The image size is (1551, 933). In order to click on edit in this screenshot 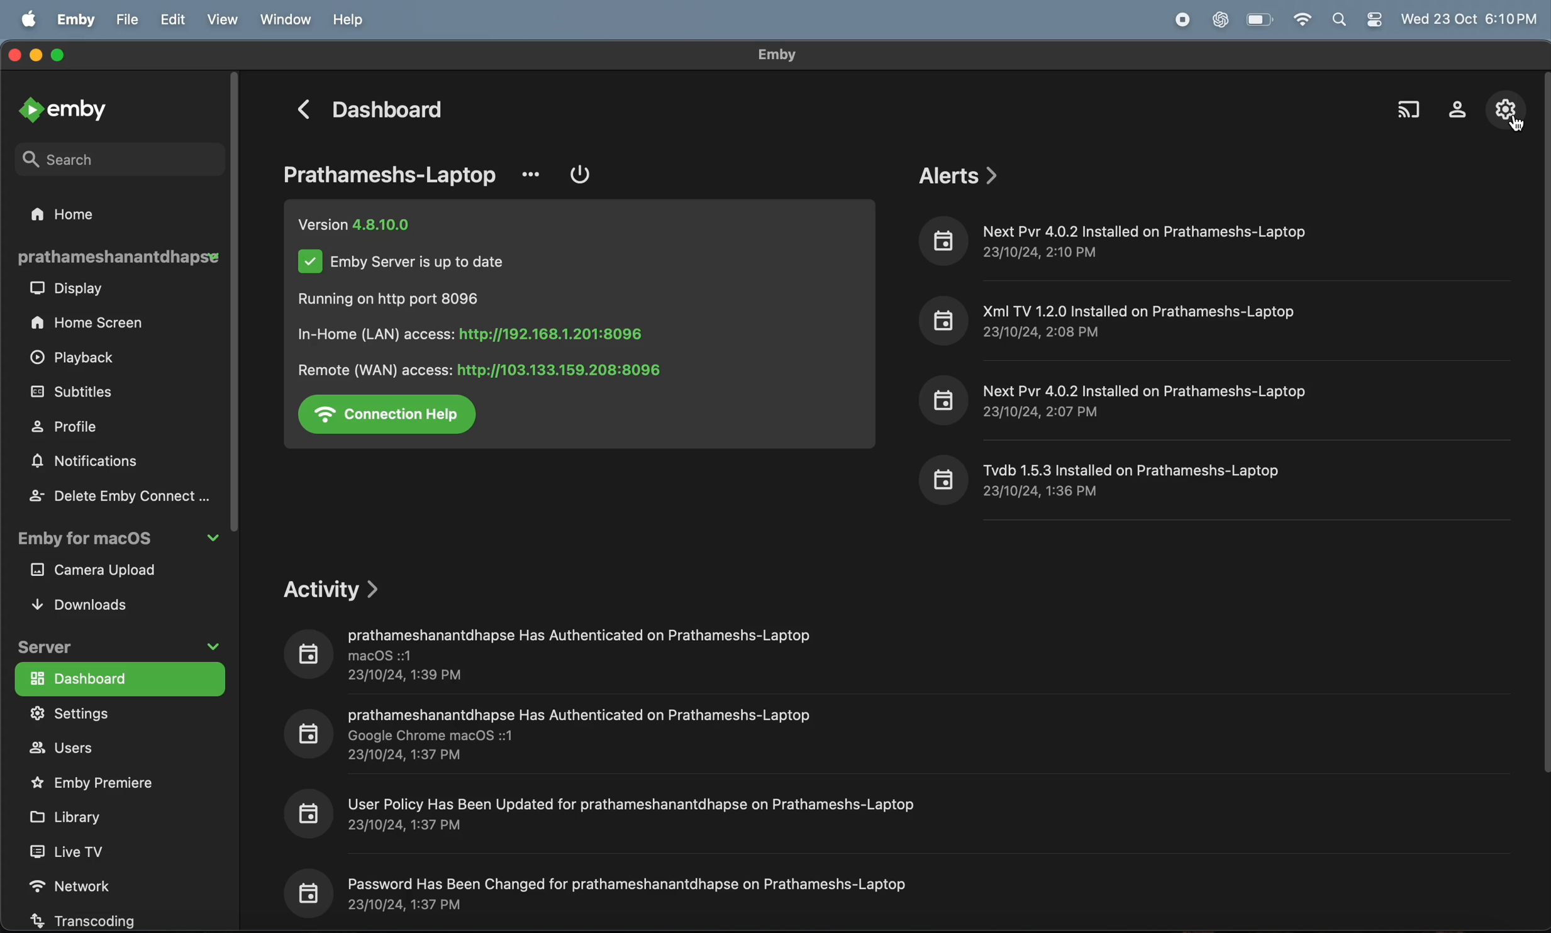, I will do `click(171, 19)`.